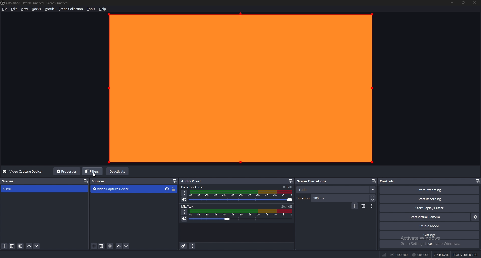 The width and height of the screenshot is (481, 258). What do you see at coordinates (399, 255) in the screenshot?
I see `00:00:00` at bounding box center [399, 255].